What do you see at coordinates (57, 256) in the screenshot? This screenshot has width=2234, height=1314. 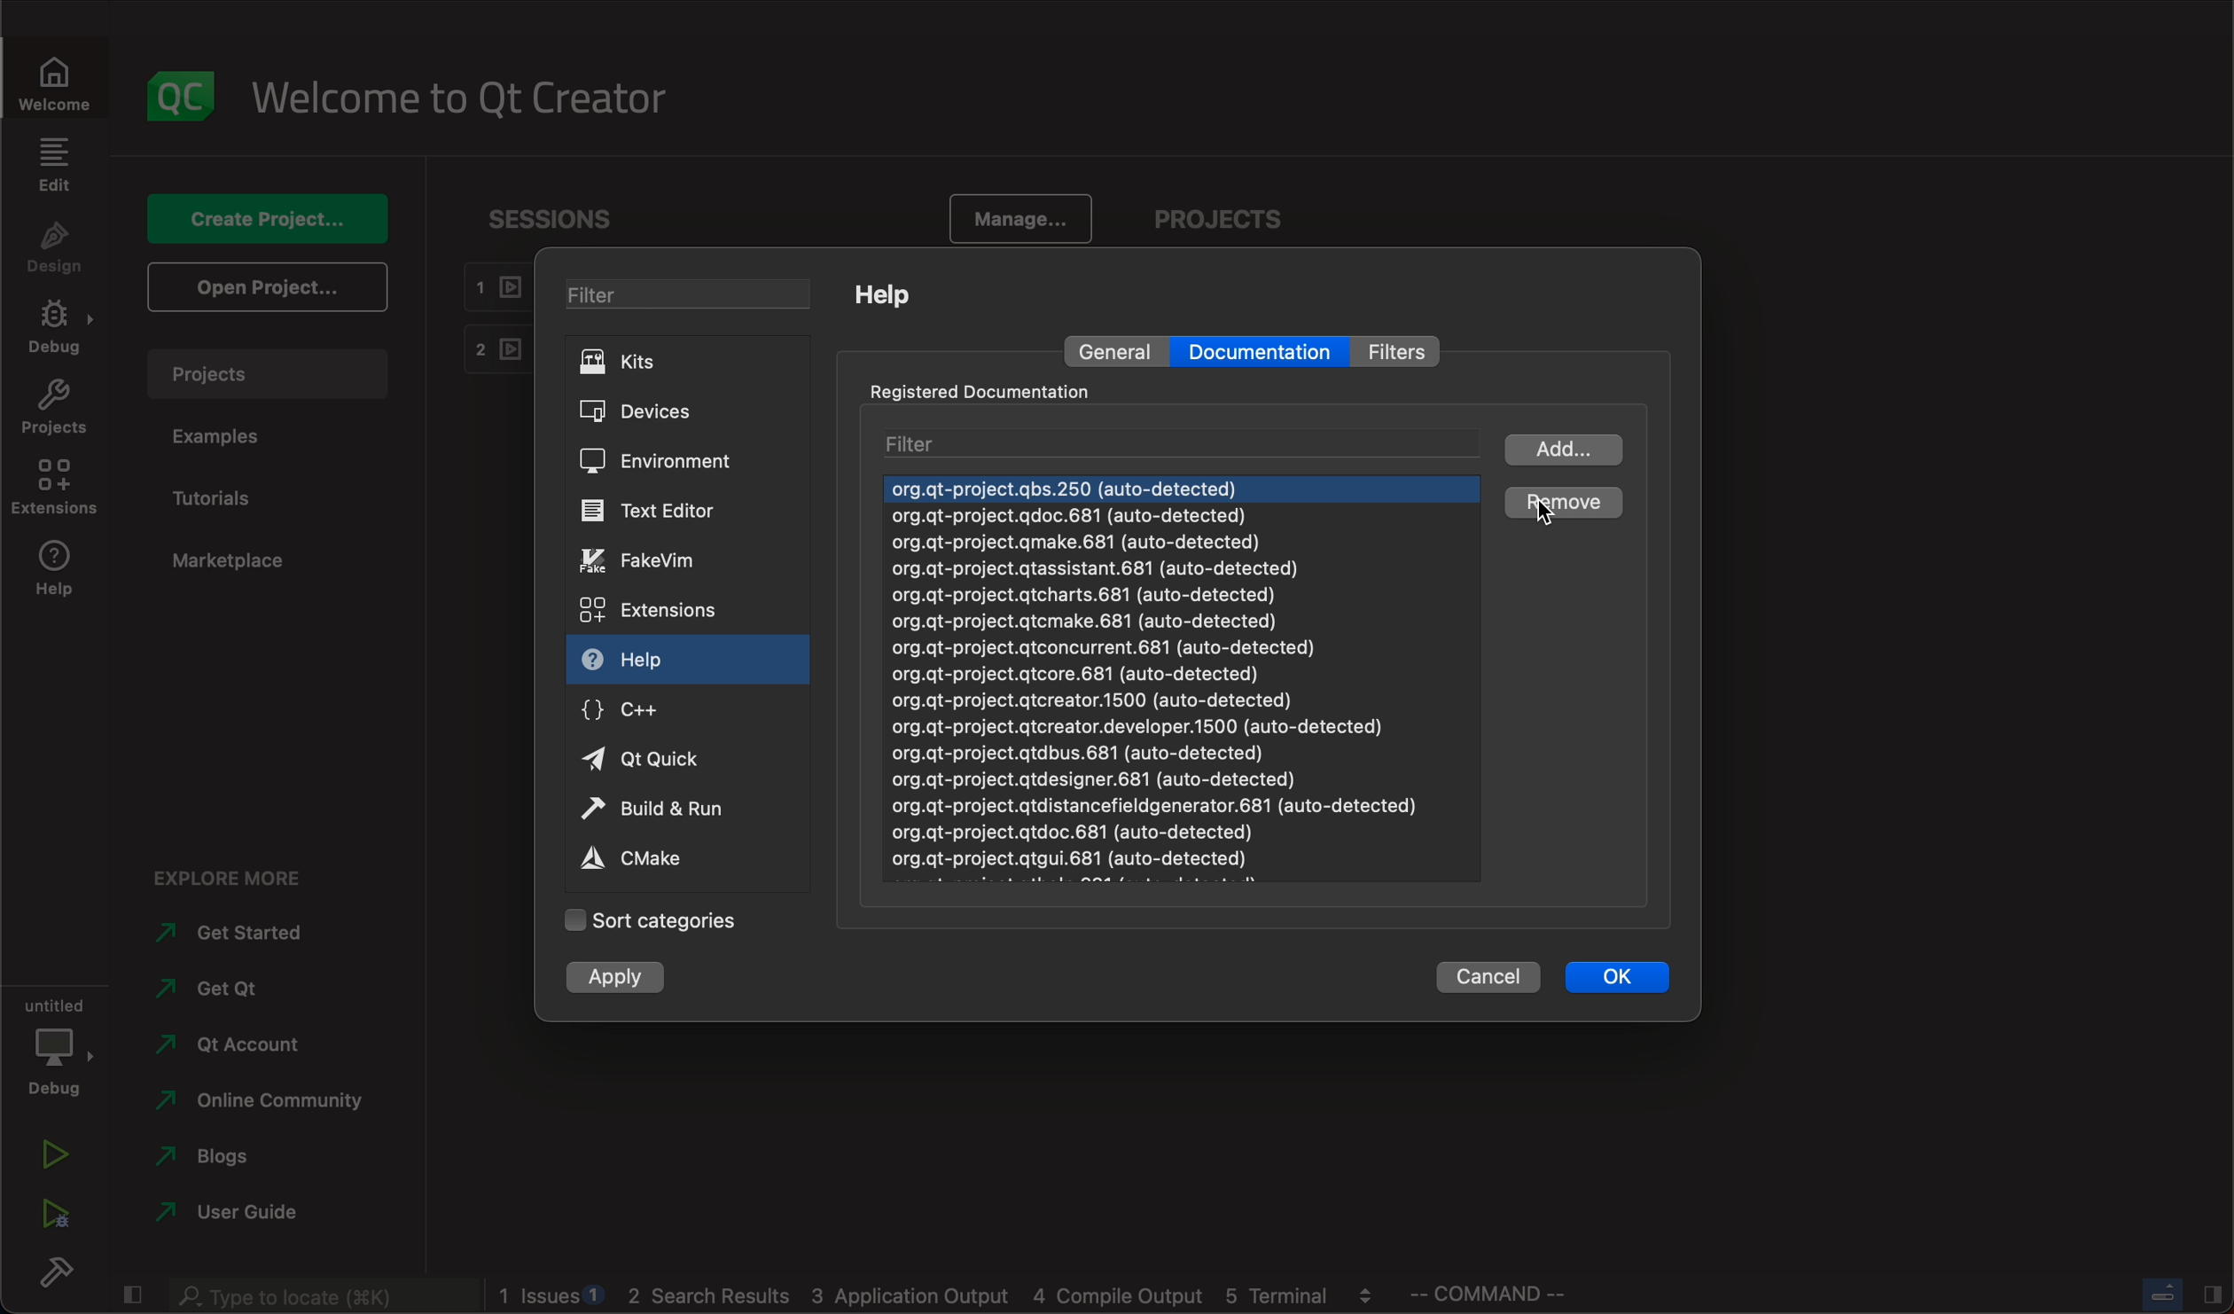 I see `design` at bounding box center [57, 256].